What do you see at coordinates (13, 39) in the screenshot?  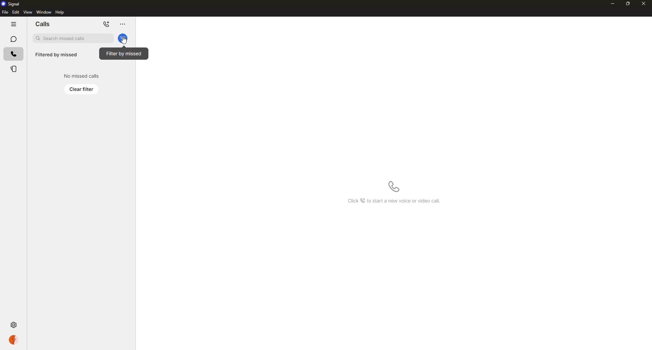 I see `chats` at bounding box center [13, 39].